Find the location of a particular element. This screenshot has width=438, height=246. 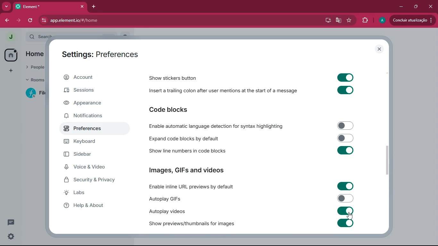

security is located at coordinates (95, 181).